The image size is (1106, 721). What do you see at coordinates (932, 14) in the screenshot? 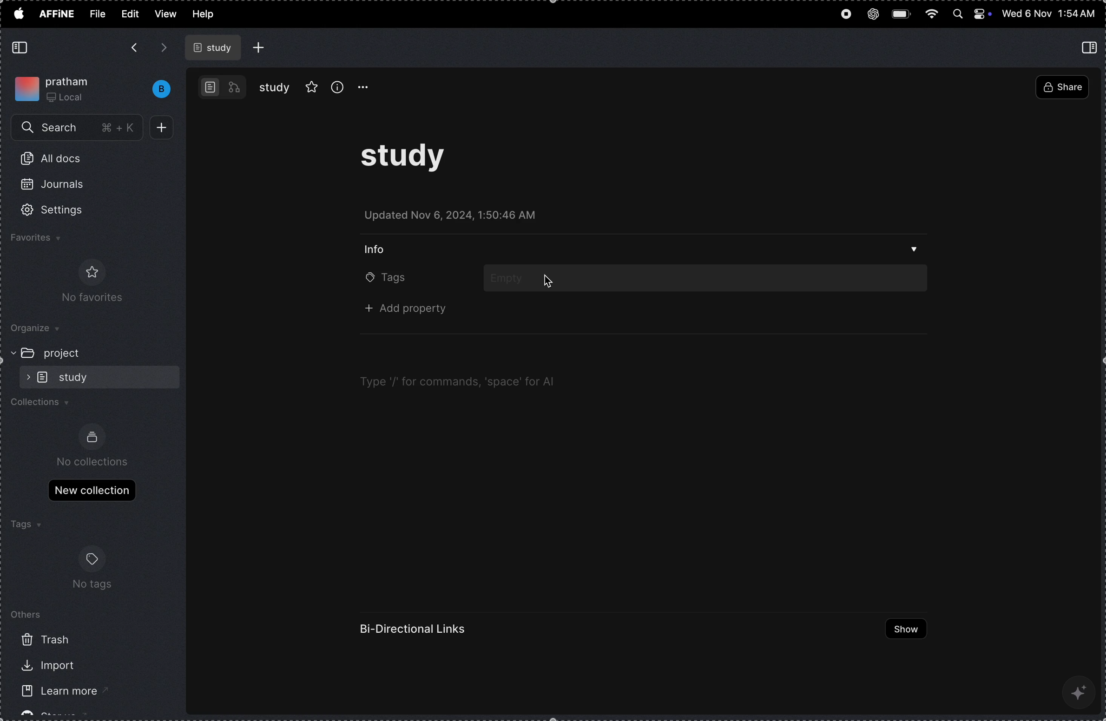
I see `wifi` at bounding box center [932, 14].